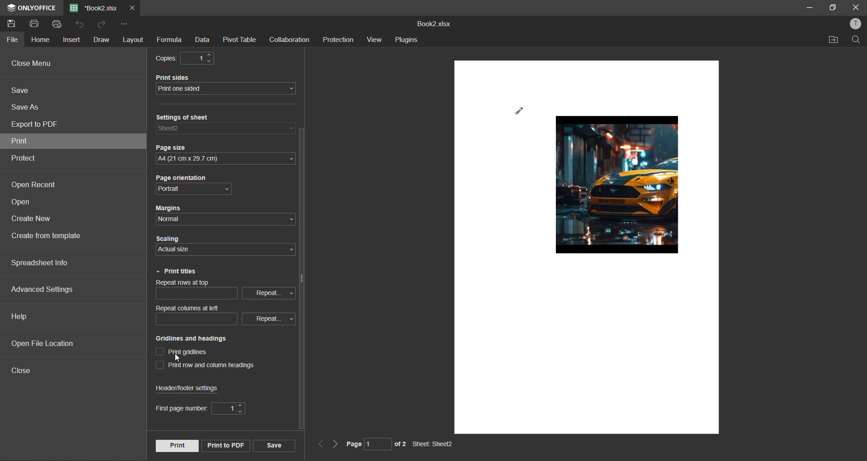  What do you see at coordinates (41, 264) in the screenshot?
I see `spreadsheet info` at bounding box center [41, 264].